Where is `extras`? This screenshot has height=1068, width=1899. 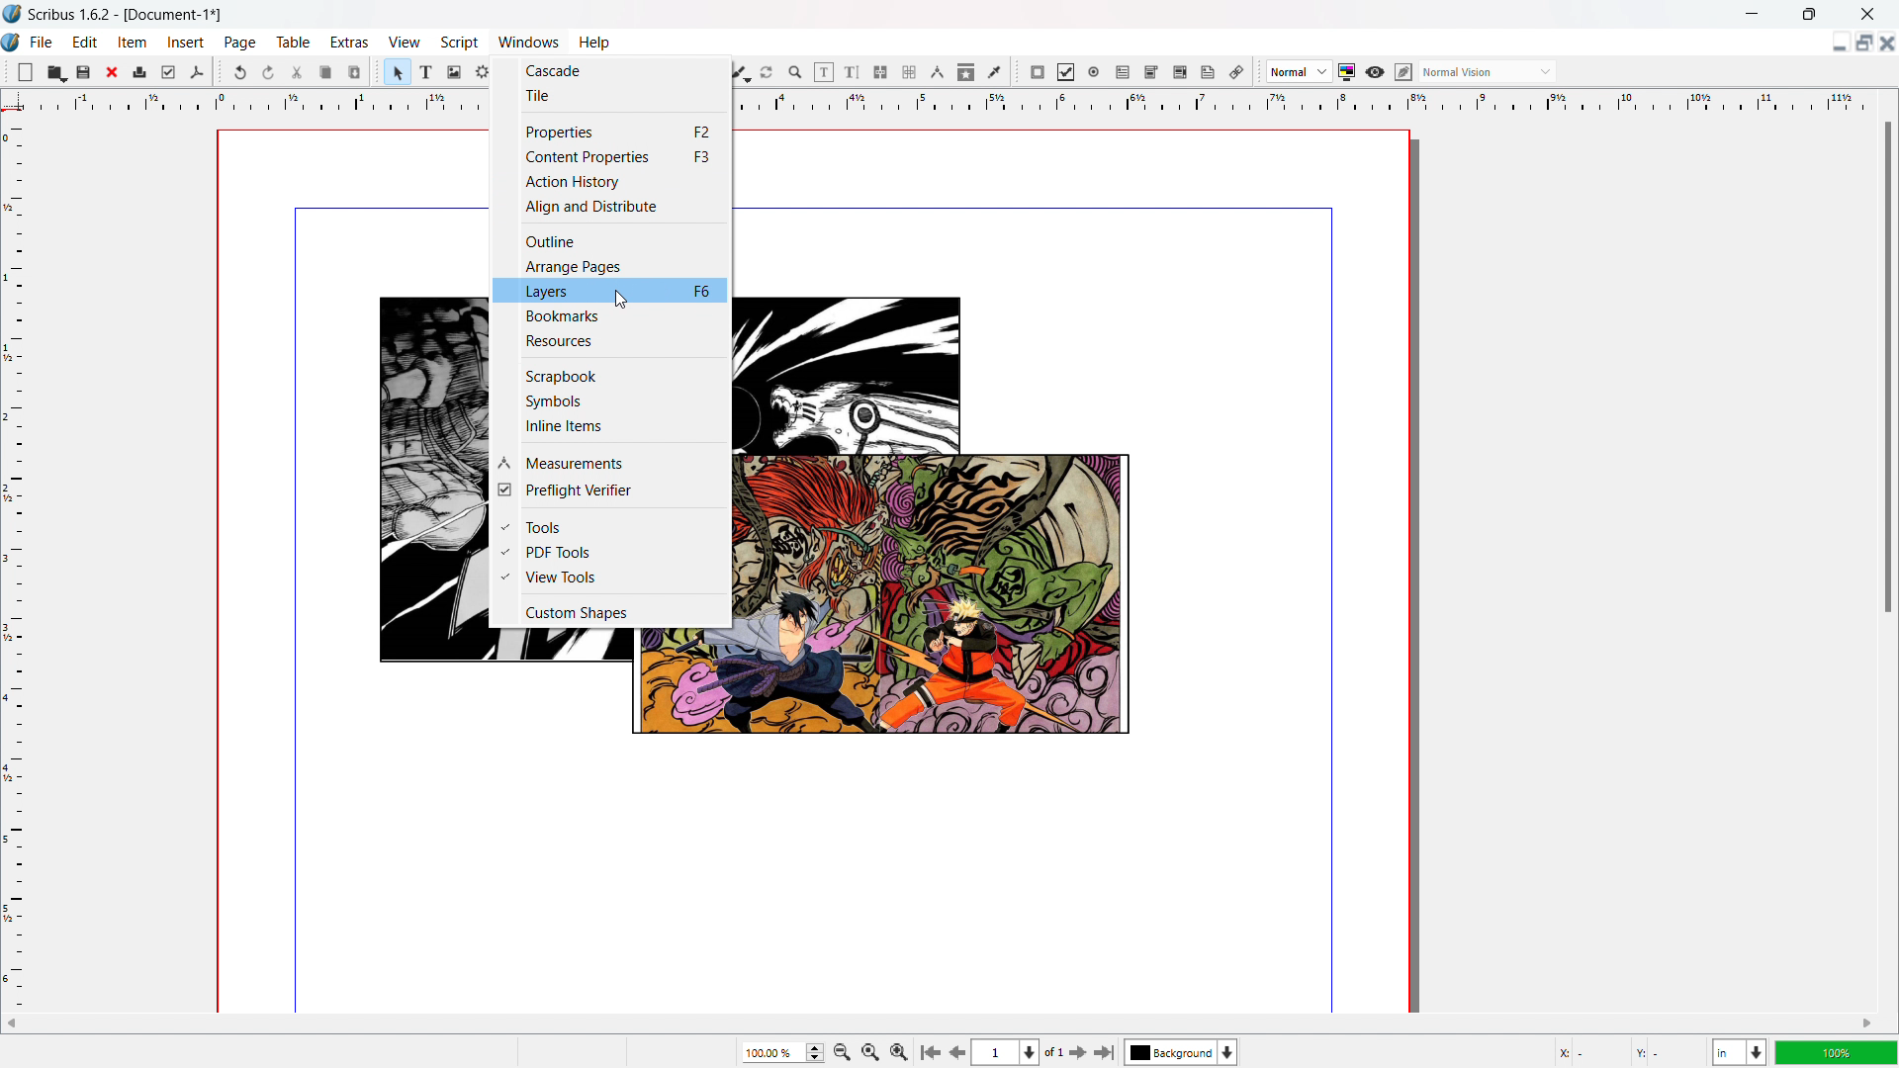 extras is located at coordinates (349, 42).